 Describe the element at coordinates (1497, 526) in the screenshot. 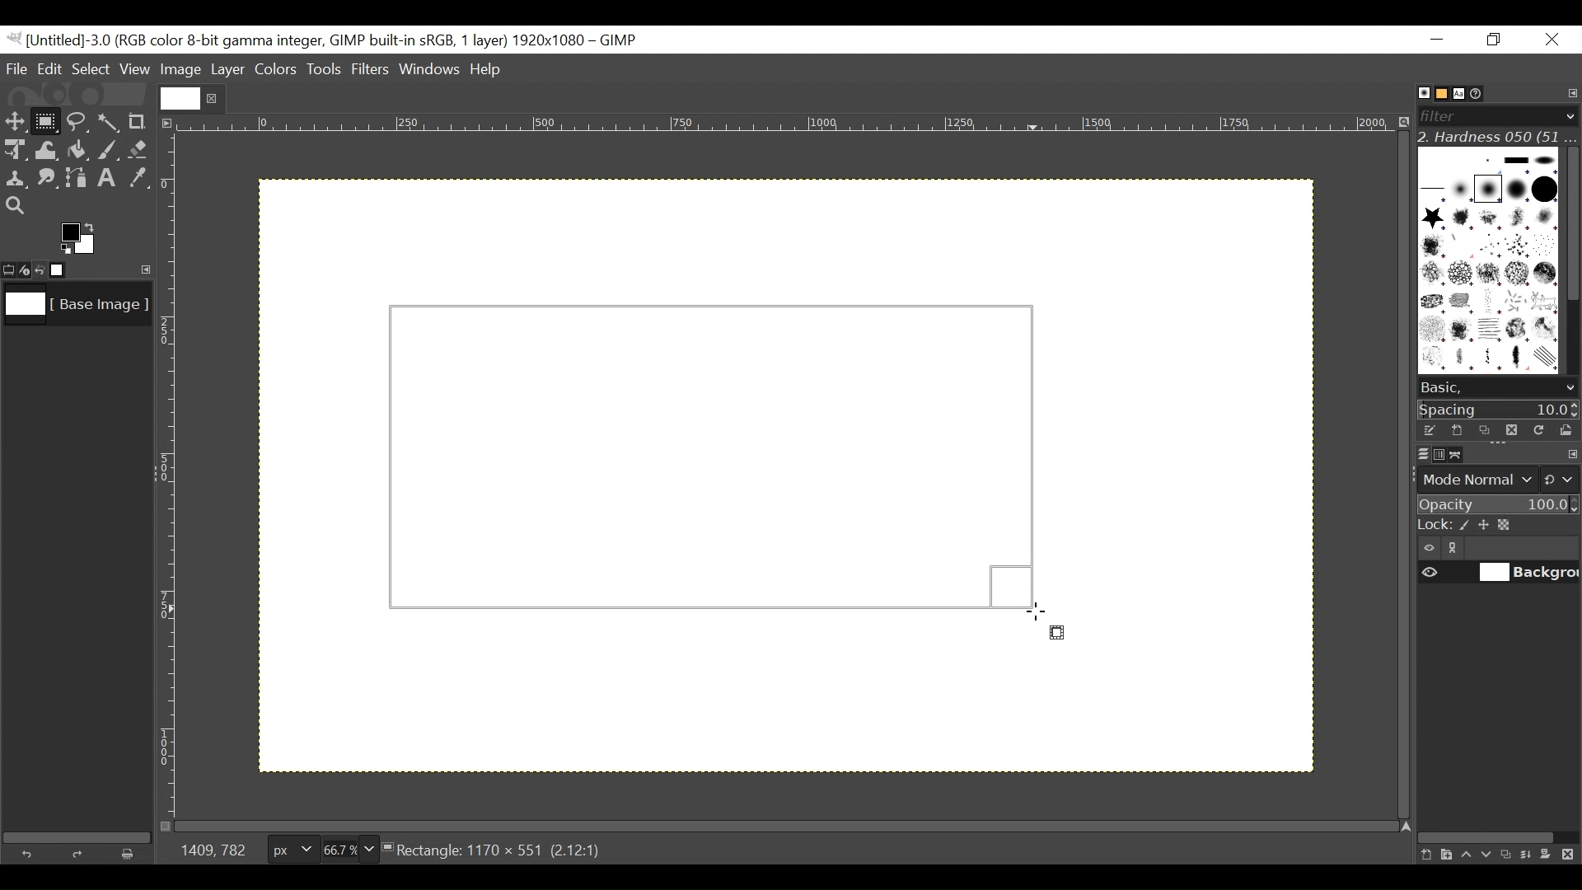

I see `Lock` at that location.